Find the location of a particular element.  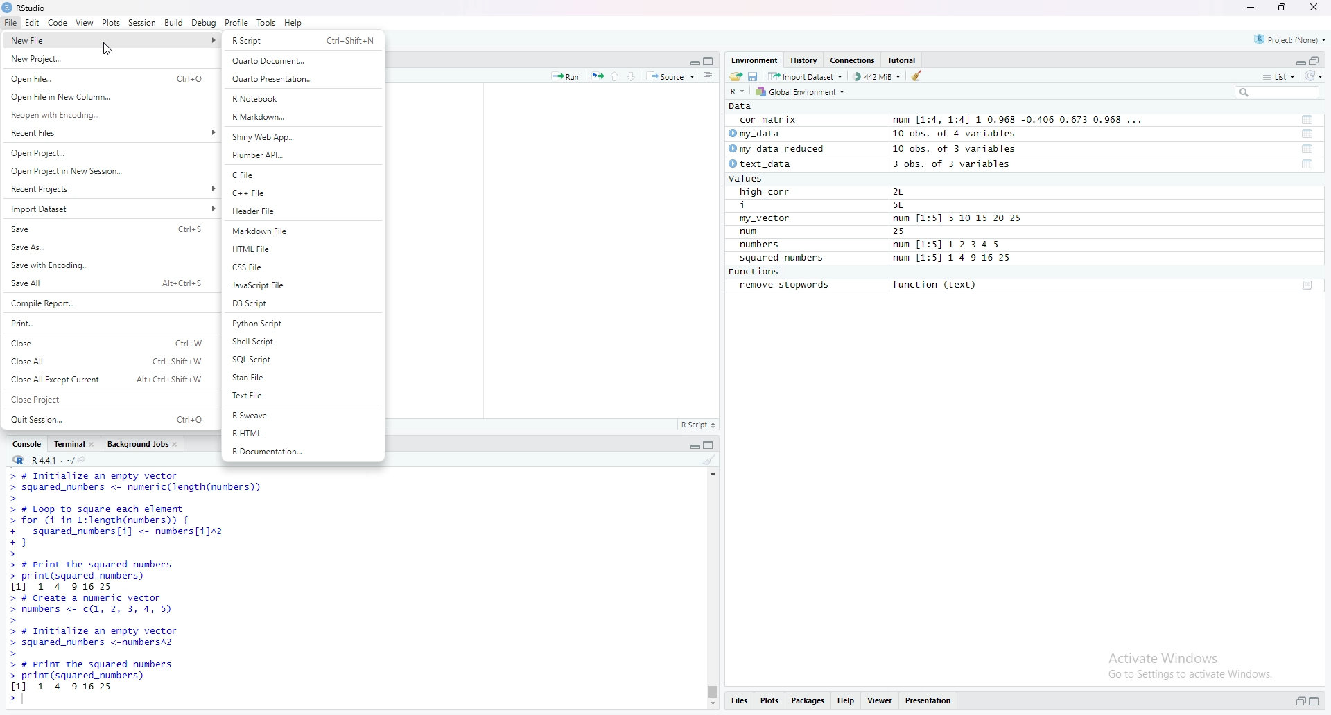

maximize is located at coordinates (1316, 700).